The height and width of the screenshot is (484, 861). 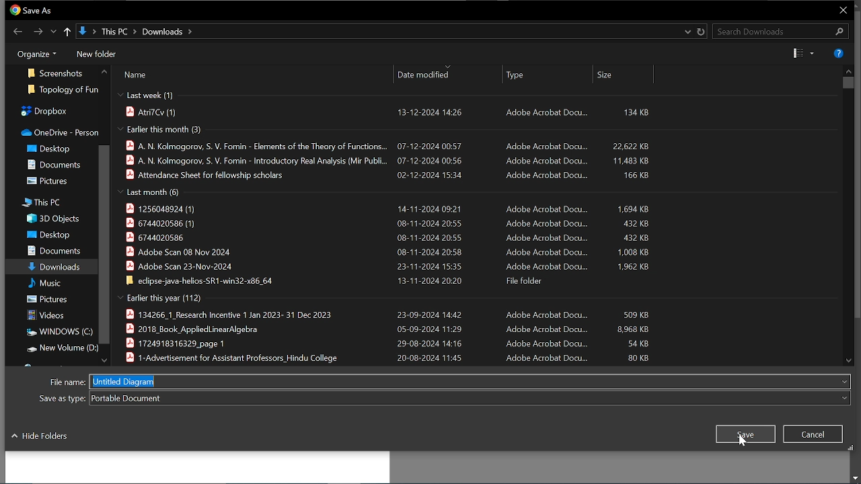 What do you see at coordinates (48, 237) in the screenshot?
I see `desktop` at bounding box center [48, 237].